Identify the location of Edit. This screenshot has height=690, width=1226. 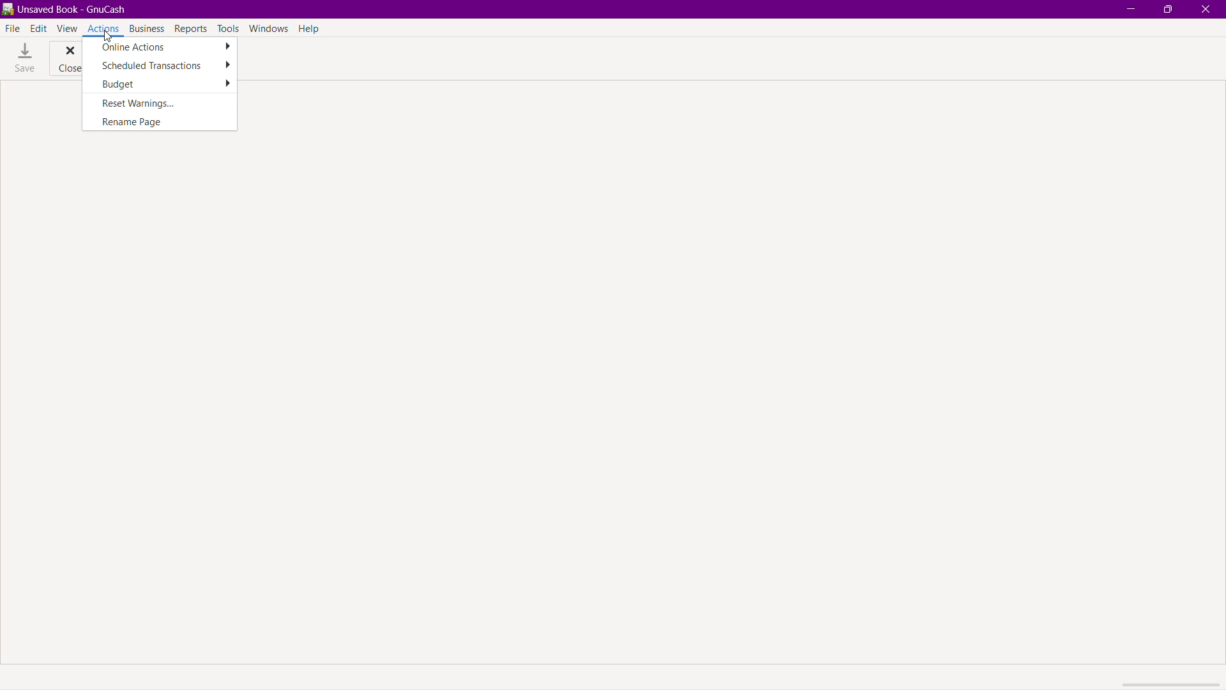
(41, 28).